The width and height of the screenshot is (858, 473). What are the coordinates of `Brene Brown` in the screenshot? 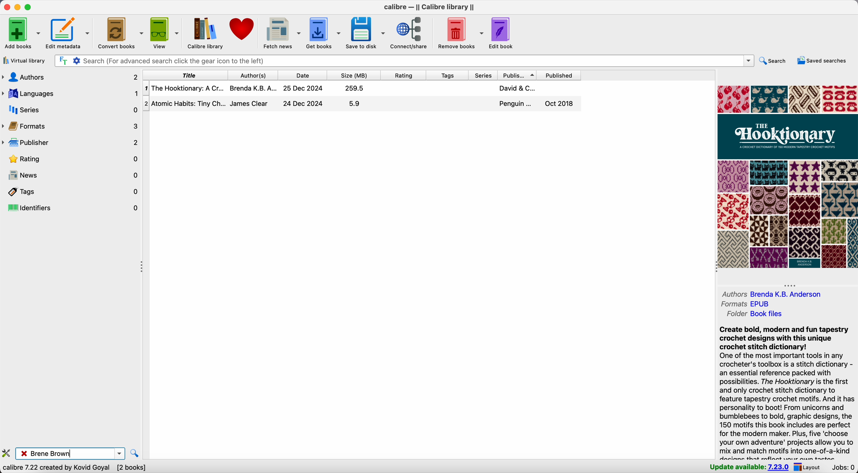 It's located at (71, 453).